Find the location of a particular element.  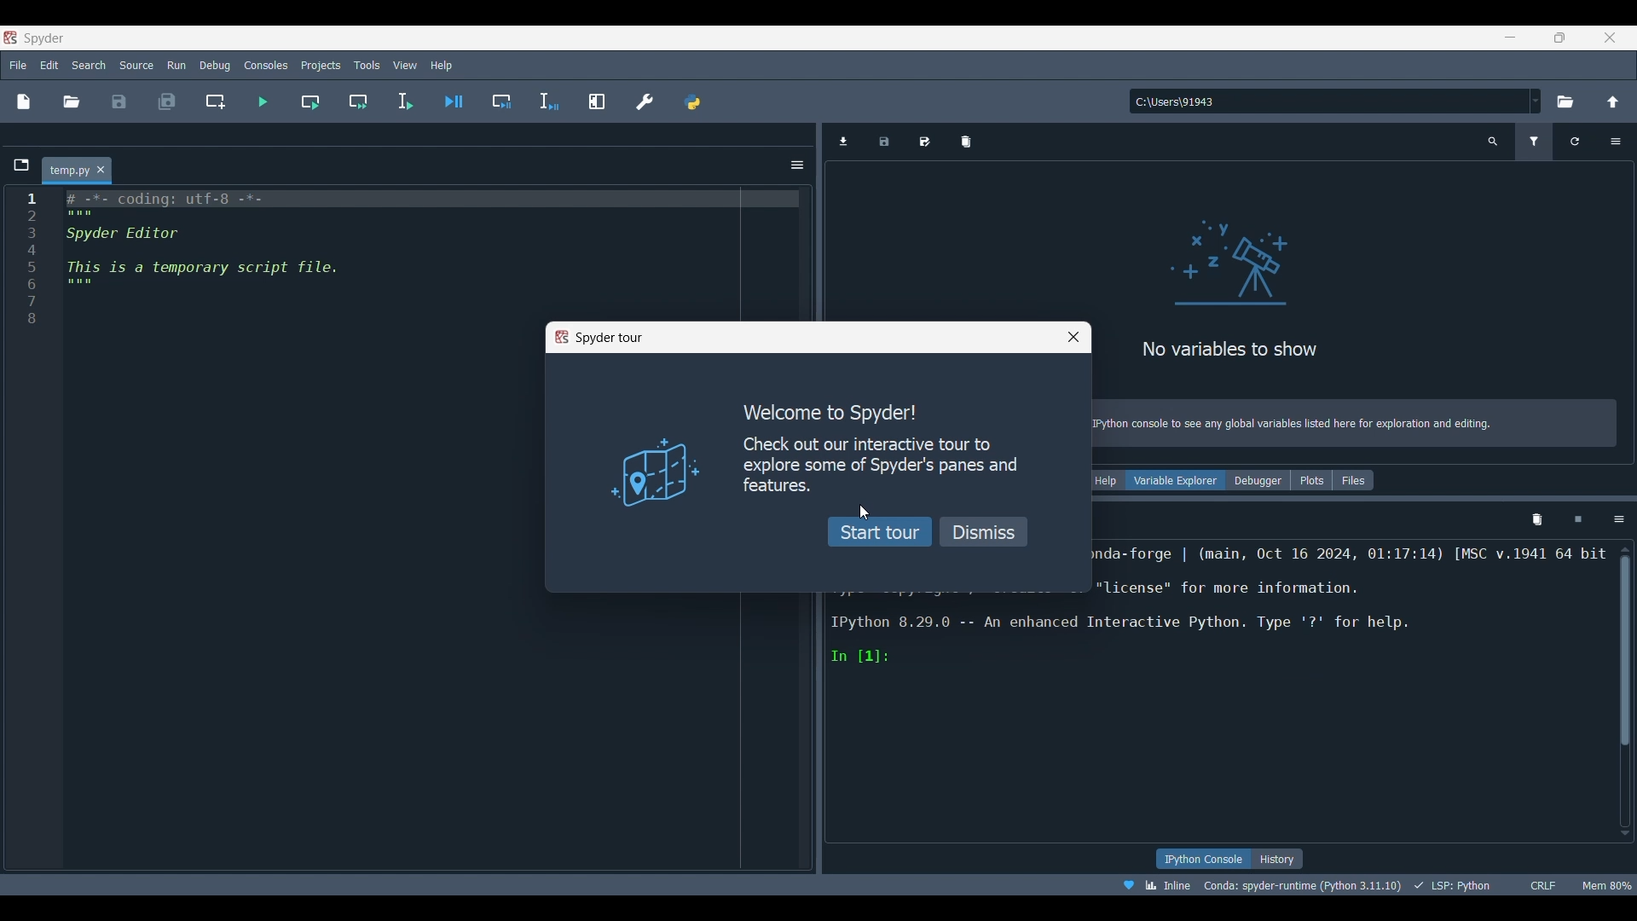

Close interface is located at coordinates (1610, 38).